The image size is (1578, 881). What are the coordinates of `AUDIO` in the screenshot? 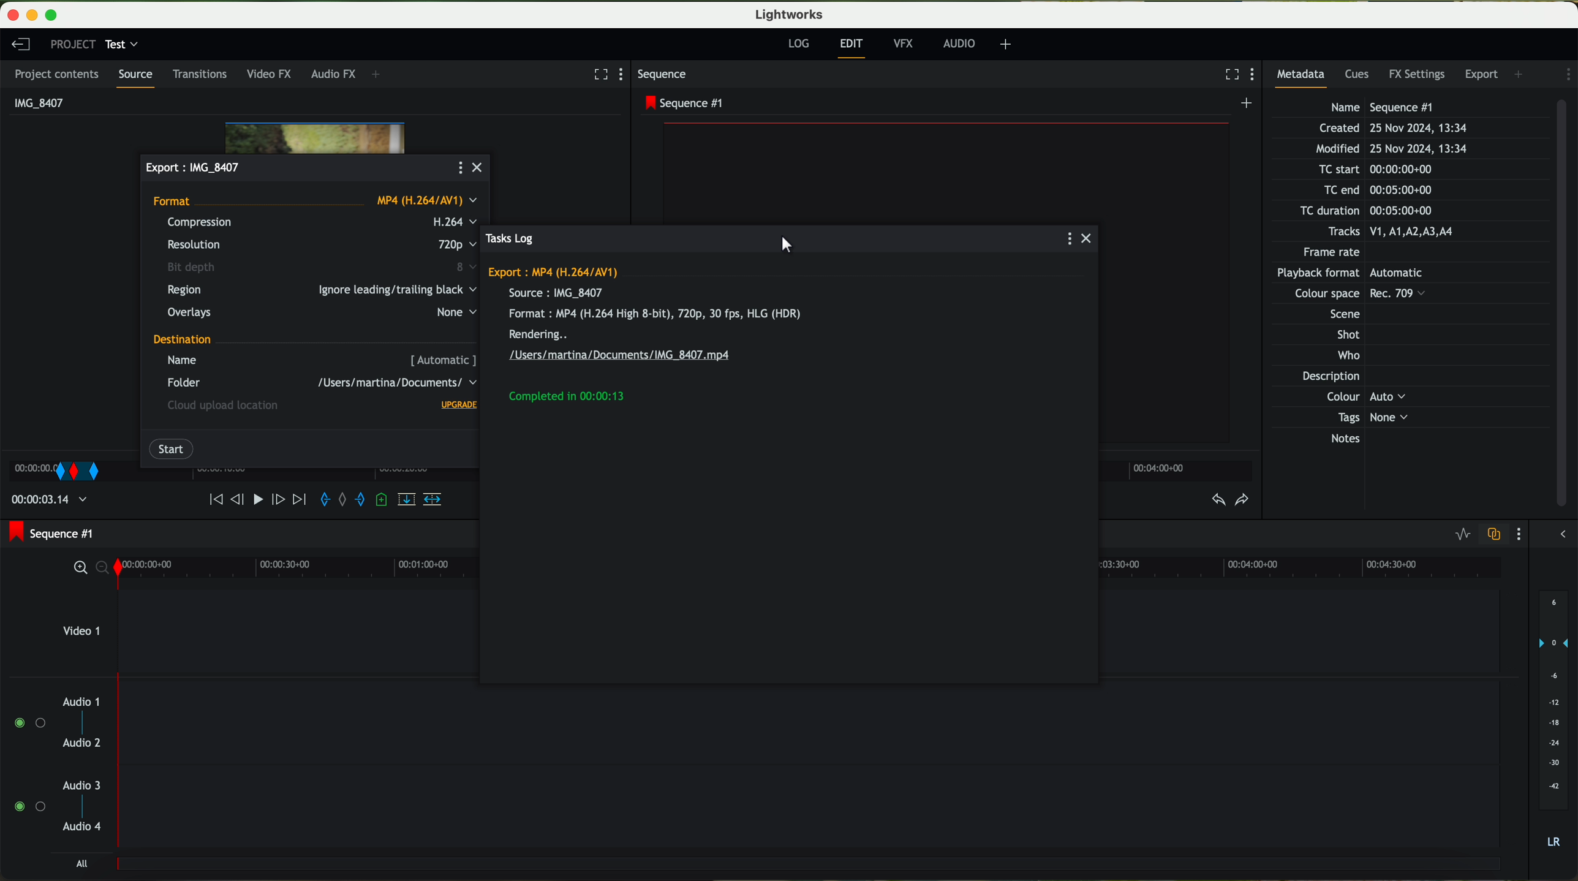 It's located at (957, 43).